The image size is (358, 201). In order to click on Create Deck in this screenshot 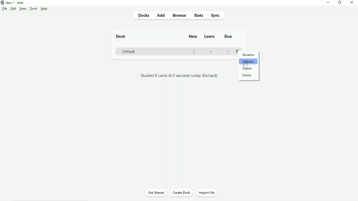, I will do `click(182, 193)`.